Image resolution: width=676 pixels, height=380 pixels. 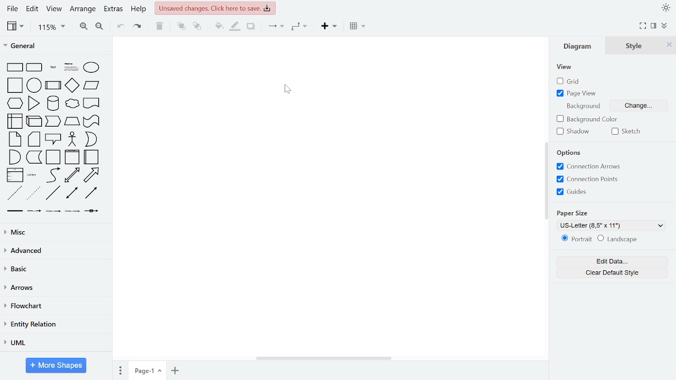 I want to click on to back, so click(x=196, y=27).